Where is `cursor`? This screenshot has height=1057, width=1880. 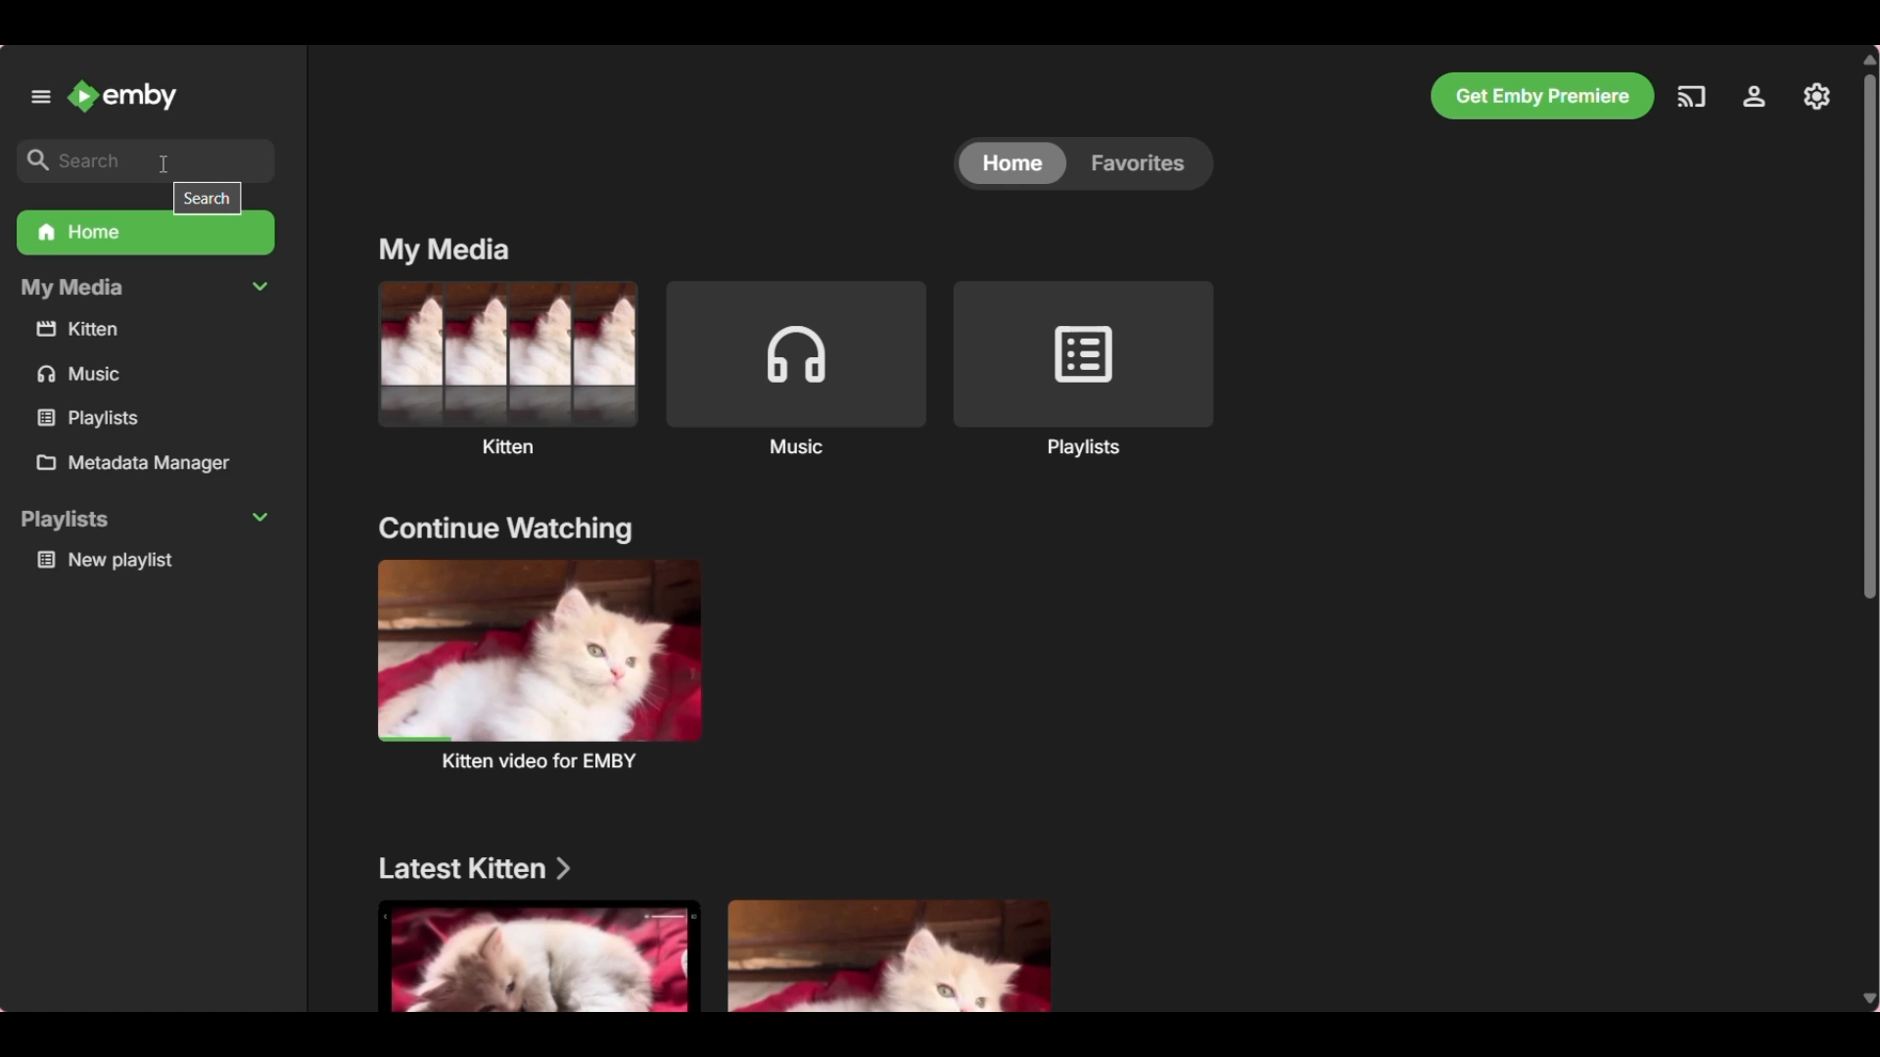
cursor is located at coordinates (165, 158).